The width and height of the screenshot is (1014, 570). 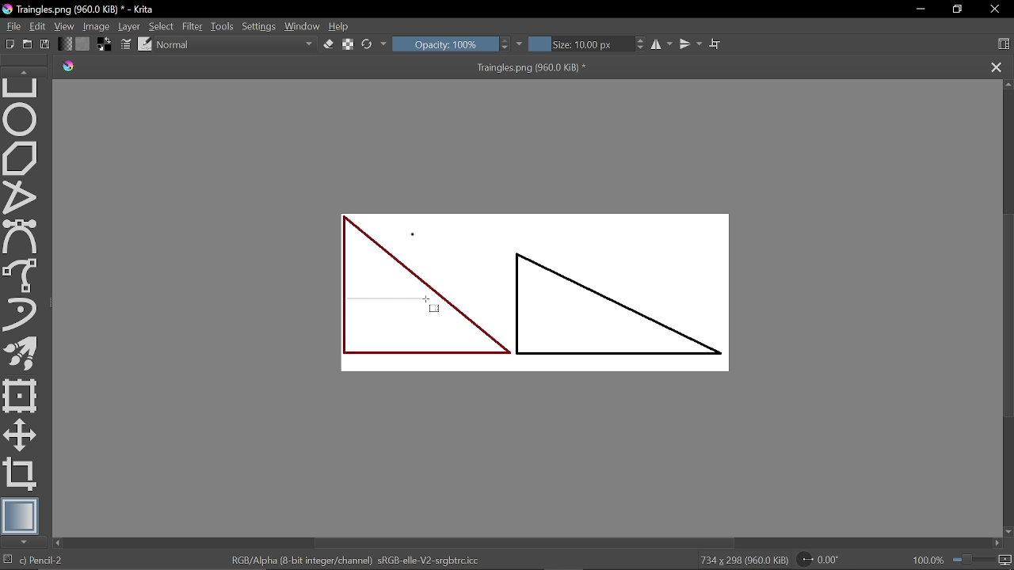 What do you see at coordinates (193, 25) in the screenshot?
I see `Filter` at bounding box center [193, 25].